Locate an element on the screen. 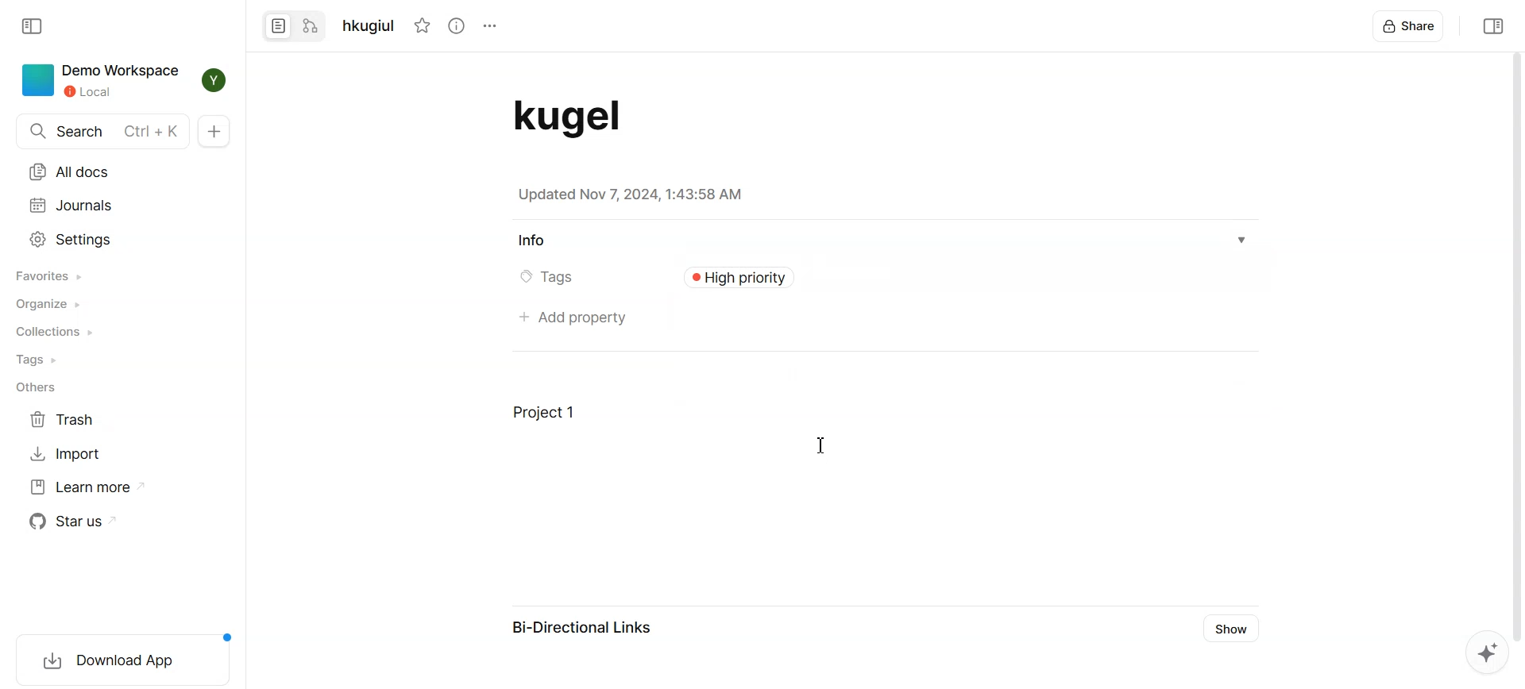 This screenshot has height=689, width=1525. Updated Nov 7, 2024, 1:43:58 AM is located at coordinates (633, 195).